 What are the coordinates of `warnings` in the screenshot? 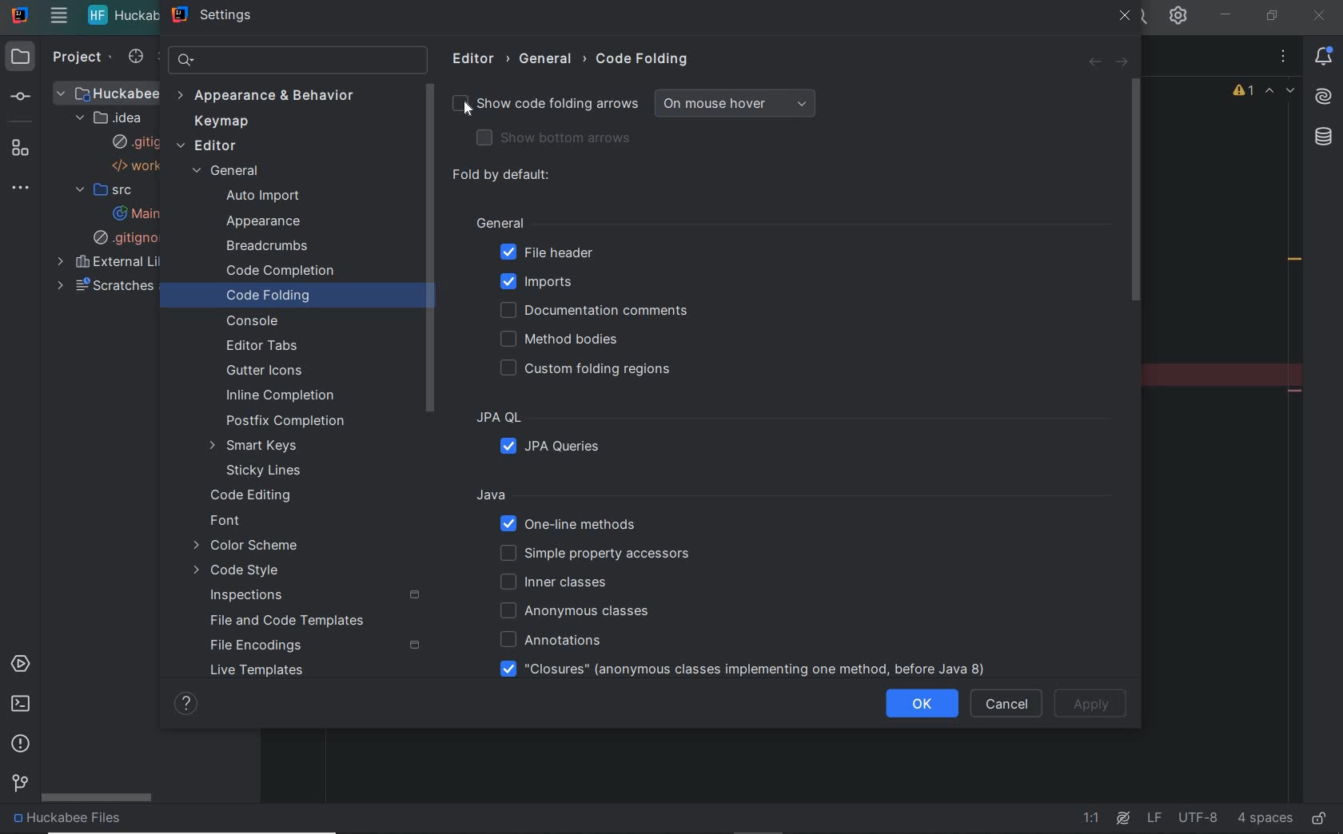 It's located at (1242, 93).